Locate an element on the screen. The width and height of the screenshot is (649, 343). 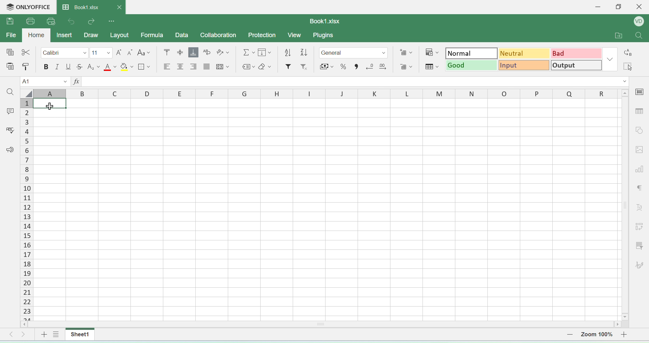
paste is located at coordinates (26, 68).